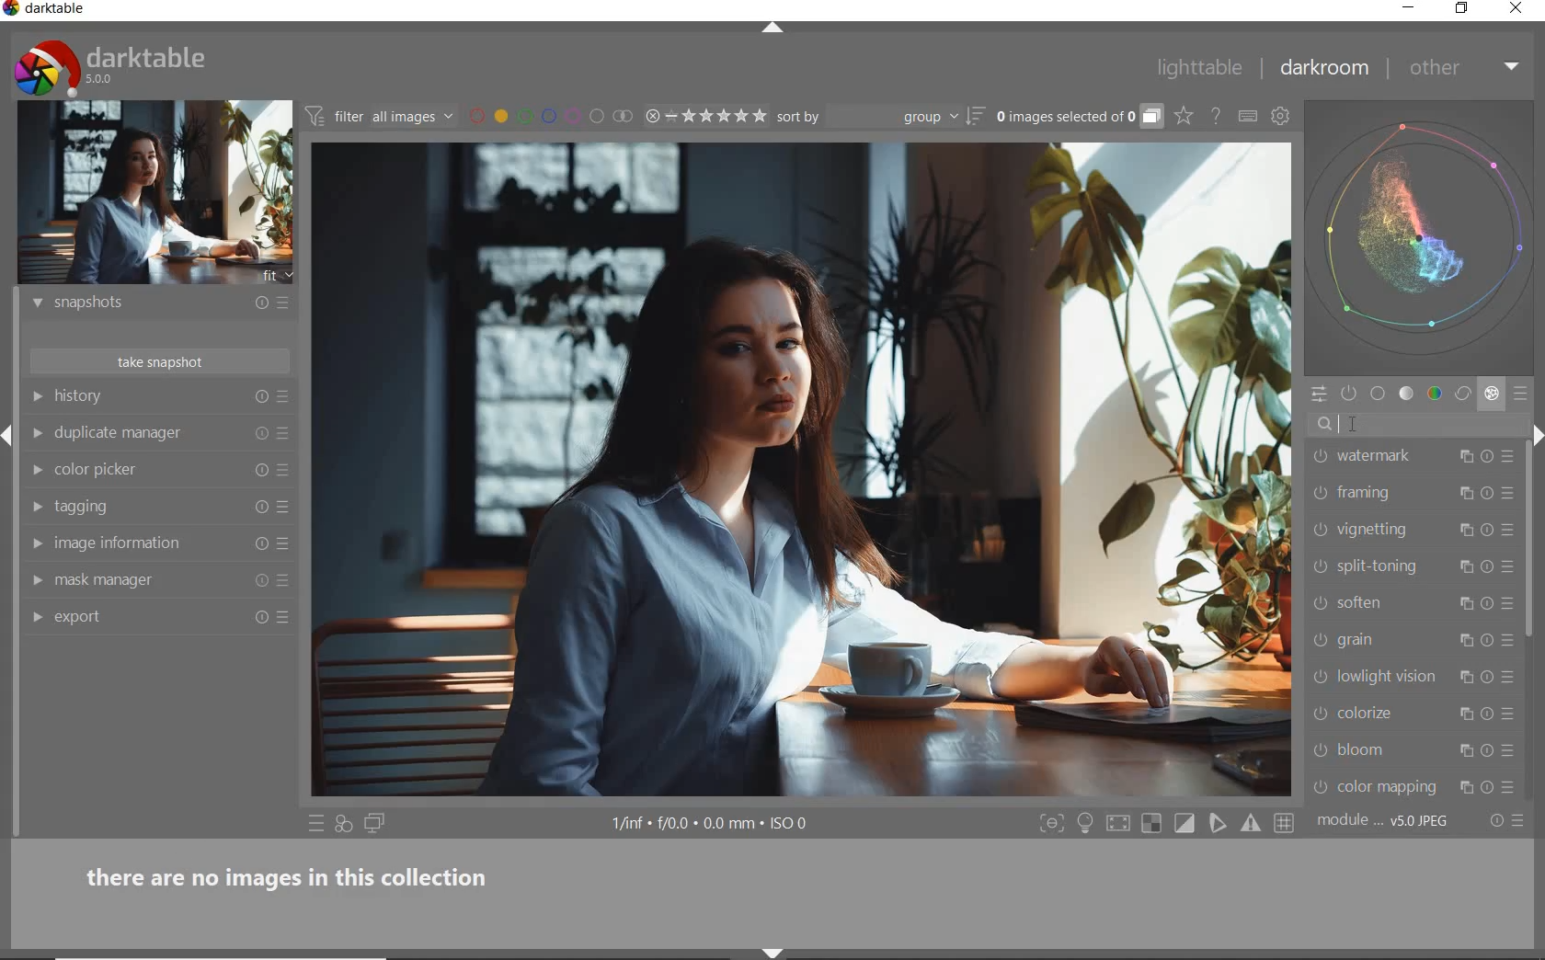 Image resolution: width=1545 pixels, height=960 pixels. What do you see at coordinates (1510, 677) in the screenshot?
I see `preset and preferences` at bounding box center [1510, 677].